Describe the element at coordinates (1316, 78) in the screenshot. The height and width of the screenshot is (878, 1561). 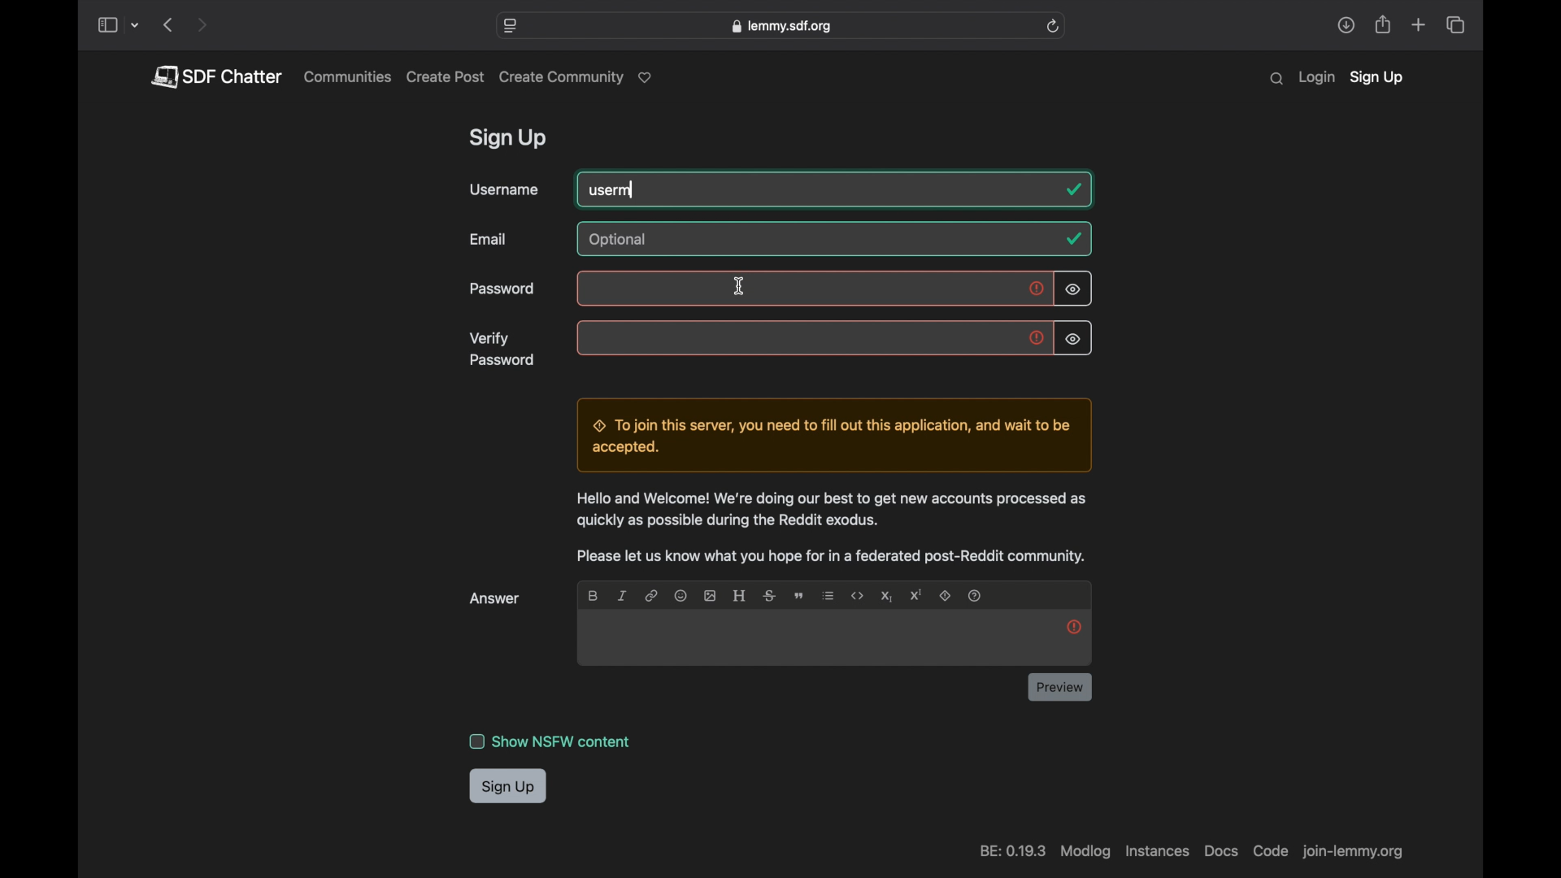
I see `login` at that location.